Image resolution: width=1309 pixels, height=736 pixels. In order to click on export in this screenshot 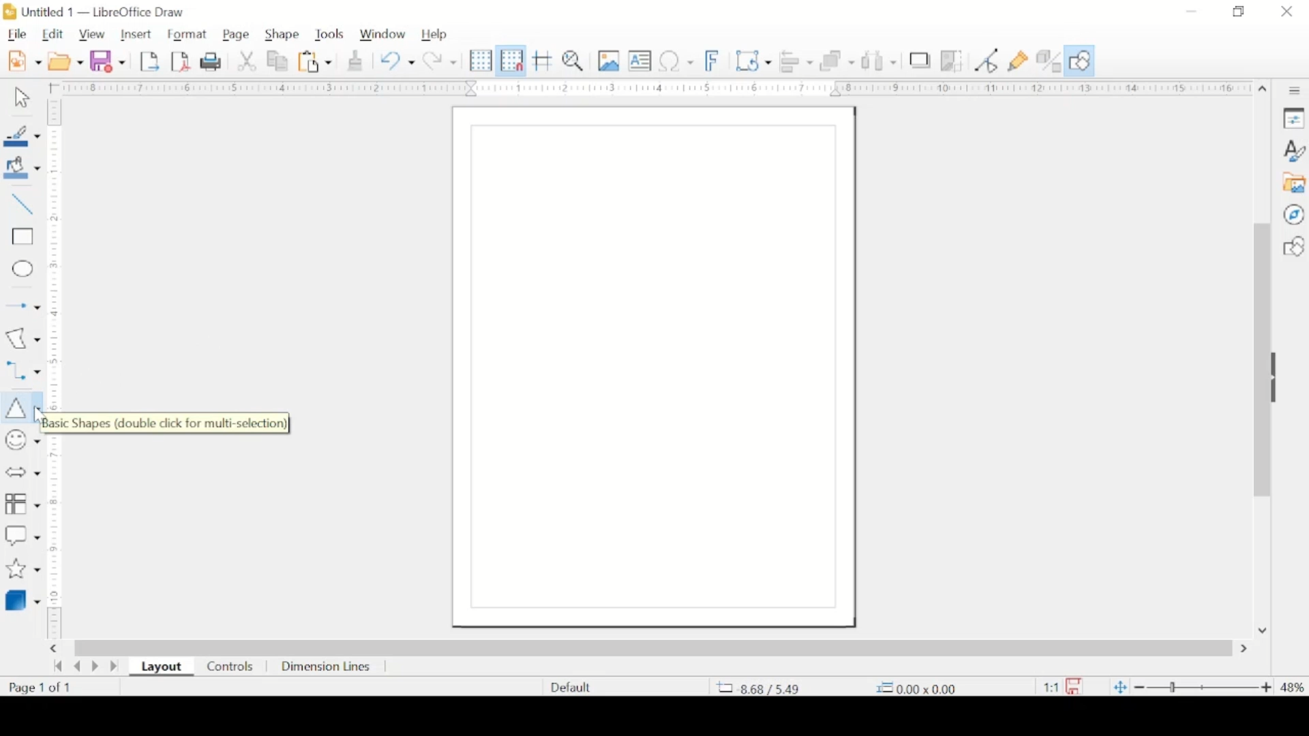, I will do `click(149, 61)`.